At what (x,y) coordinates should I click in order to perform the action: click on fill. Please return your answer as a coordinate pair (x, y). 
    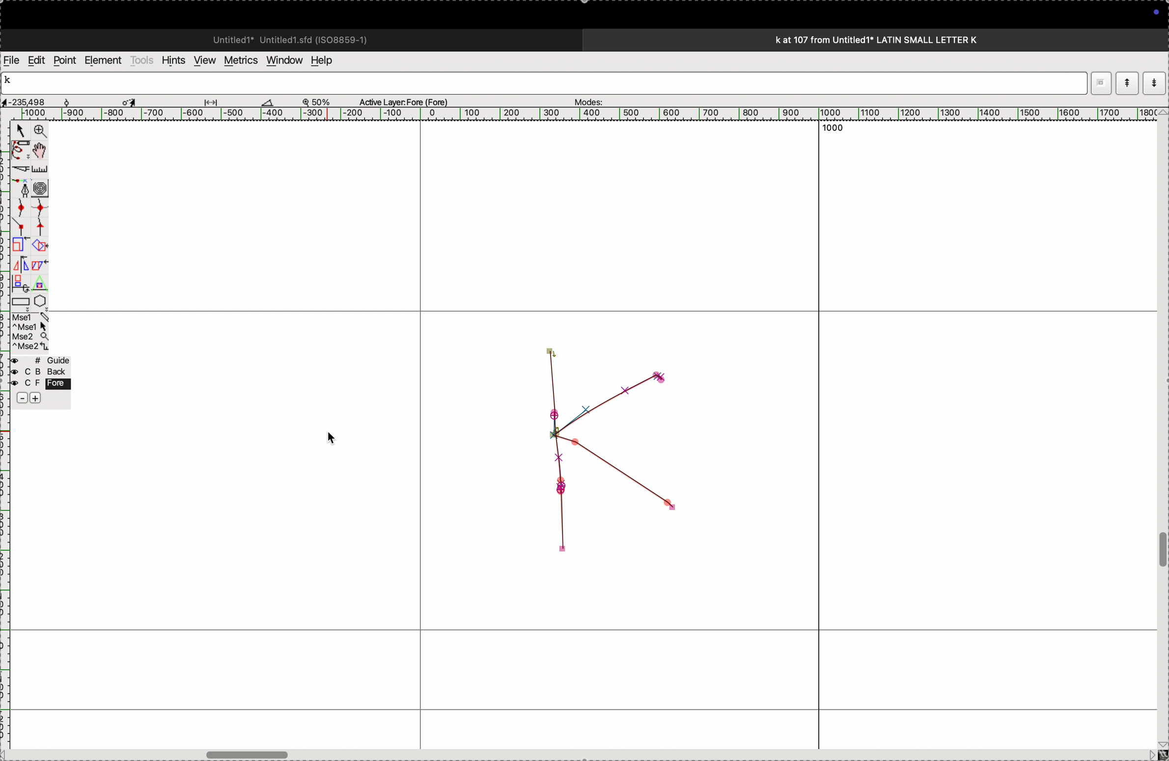
    Looking at the image, I should click on (41, 245).